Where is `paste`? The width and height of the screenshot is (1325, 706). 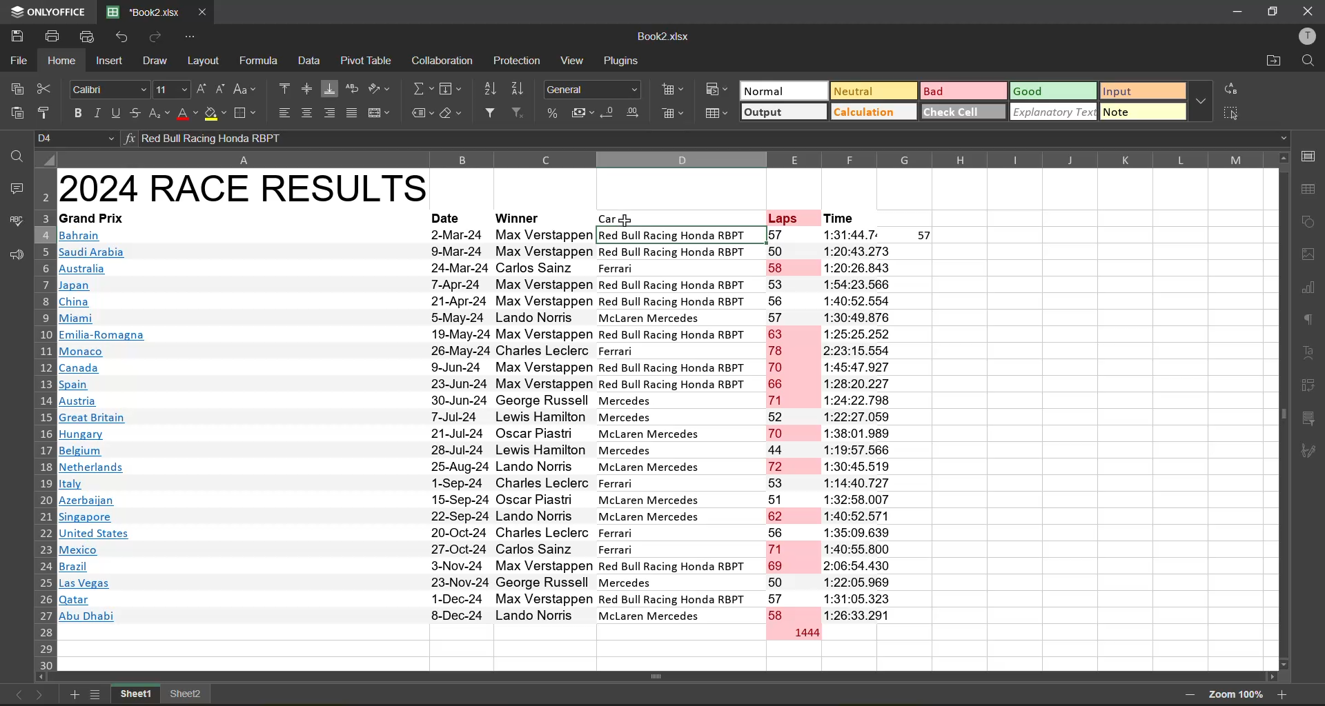 paste is located at coordinates (17, 110).